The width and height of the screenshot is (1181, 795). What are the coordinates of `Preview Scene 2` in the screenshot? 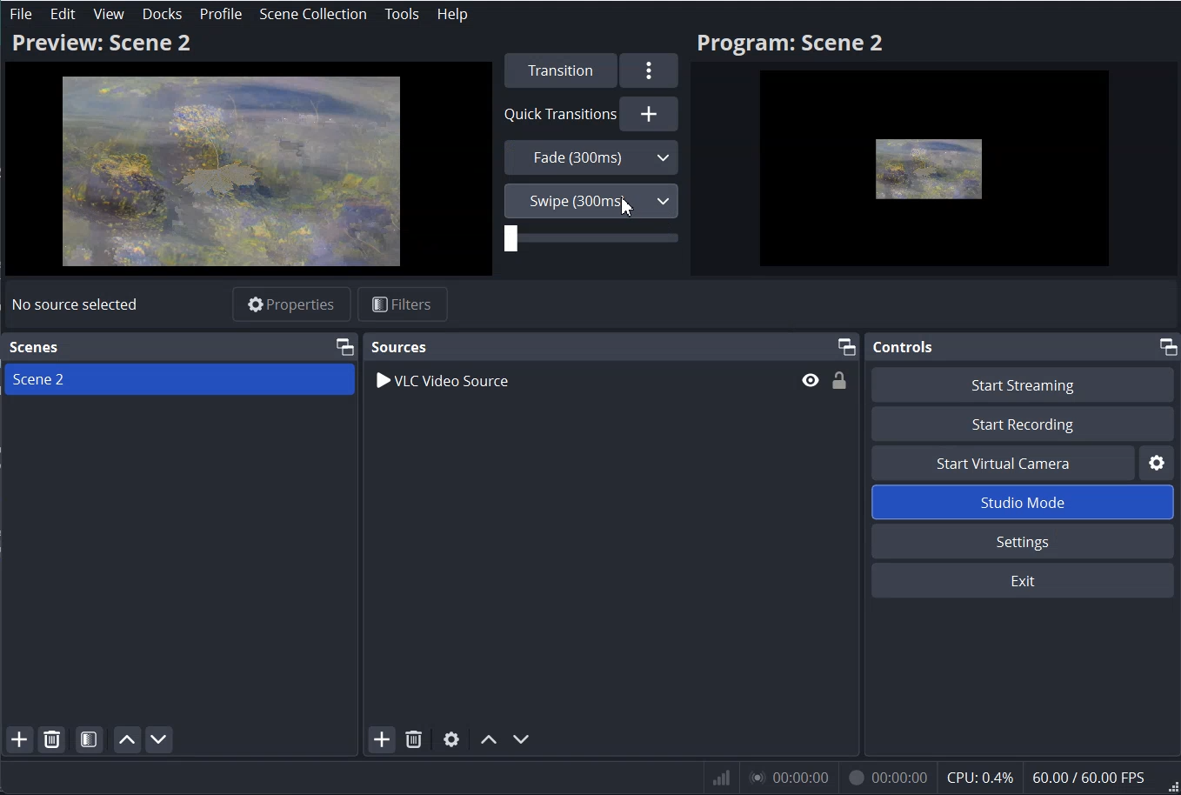 It's located at (247, 152).